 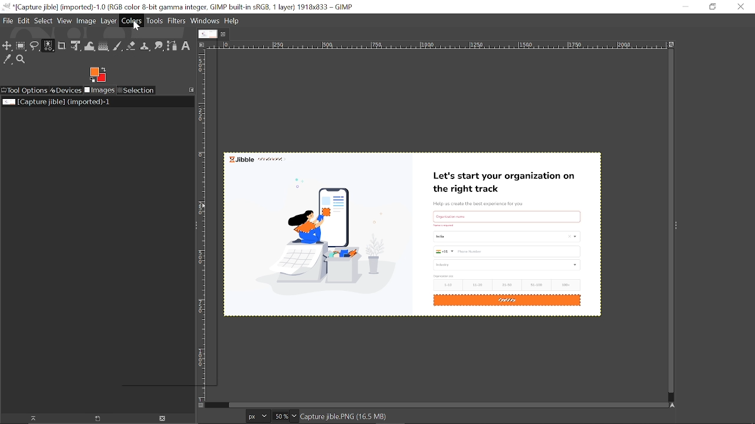 What do you see at coordinates (208, 34) in the screenshot?
I see `Current tab` at bounding box center [208, 34].